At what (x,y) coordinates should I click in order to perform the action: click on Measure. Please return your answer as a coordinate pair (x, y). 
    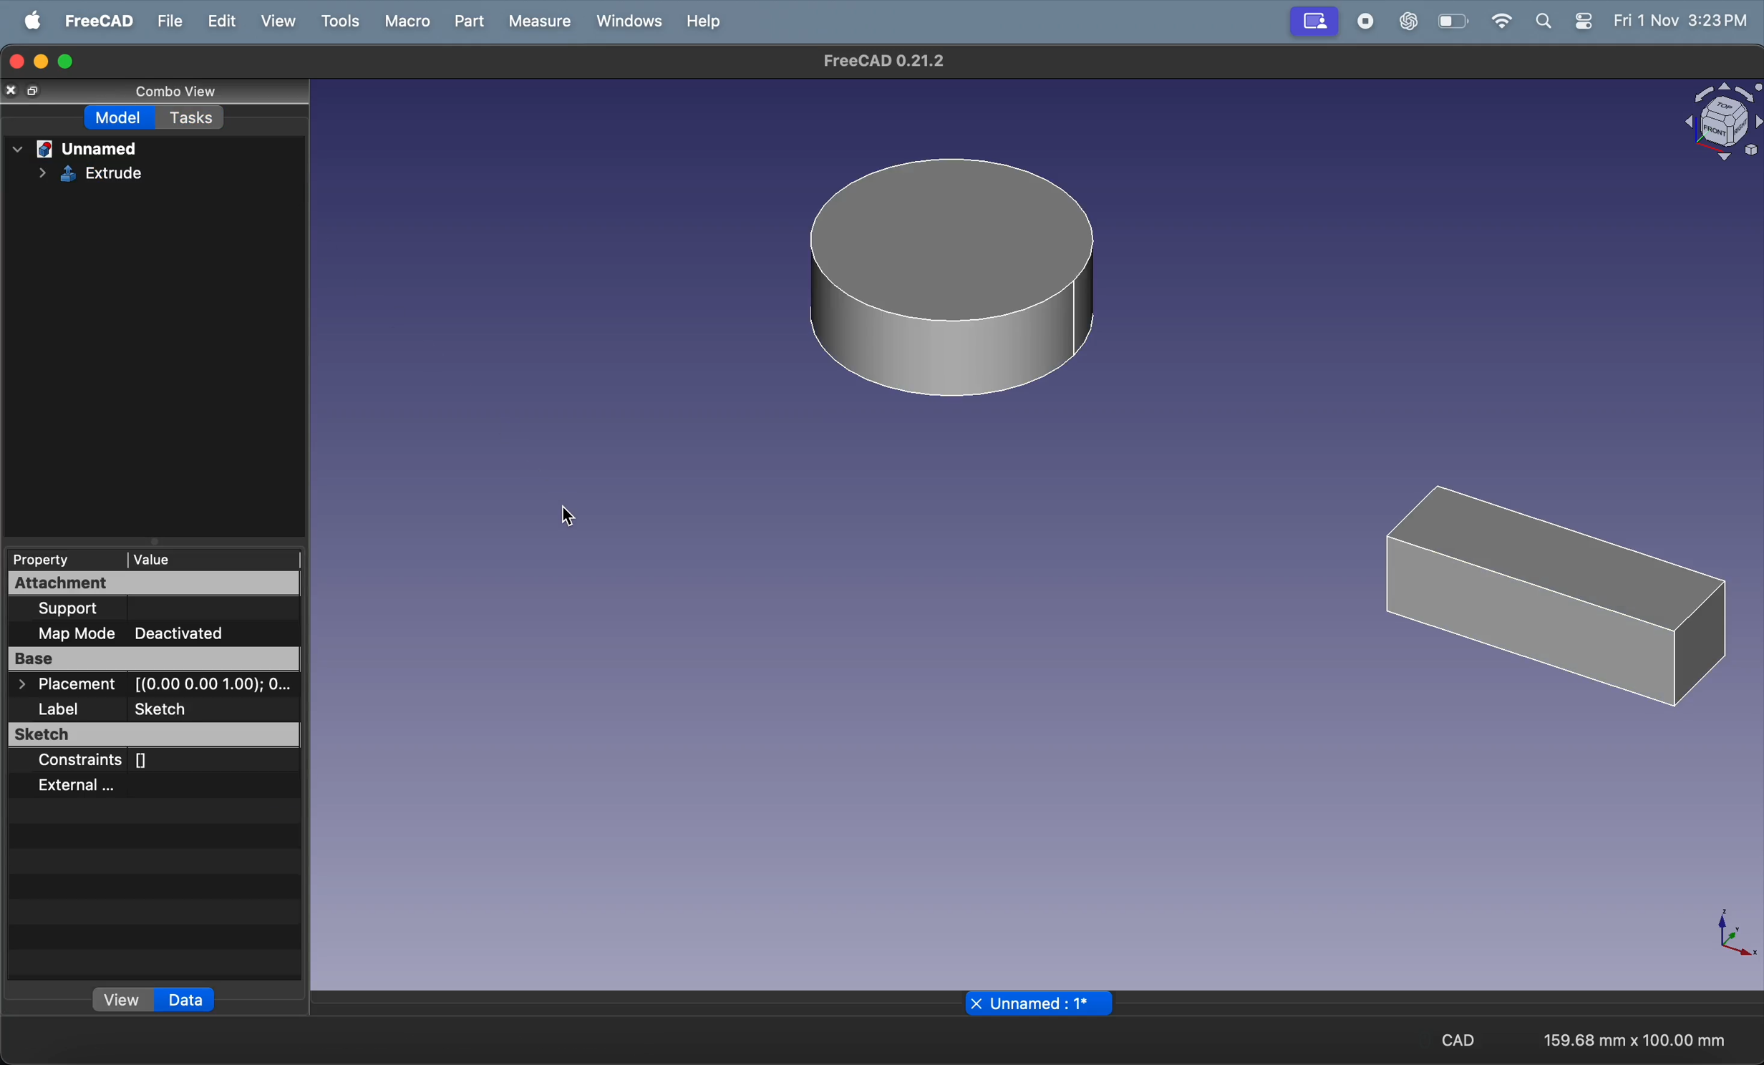
    Looking at the image, I should click on (540, 22).